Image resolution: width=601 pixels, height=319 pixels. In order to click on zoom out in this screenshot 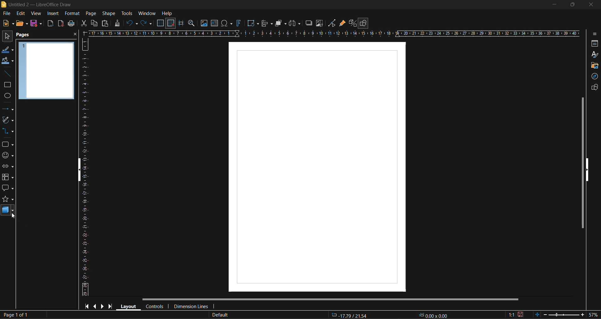, I will do `click(545, 314)`.